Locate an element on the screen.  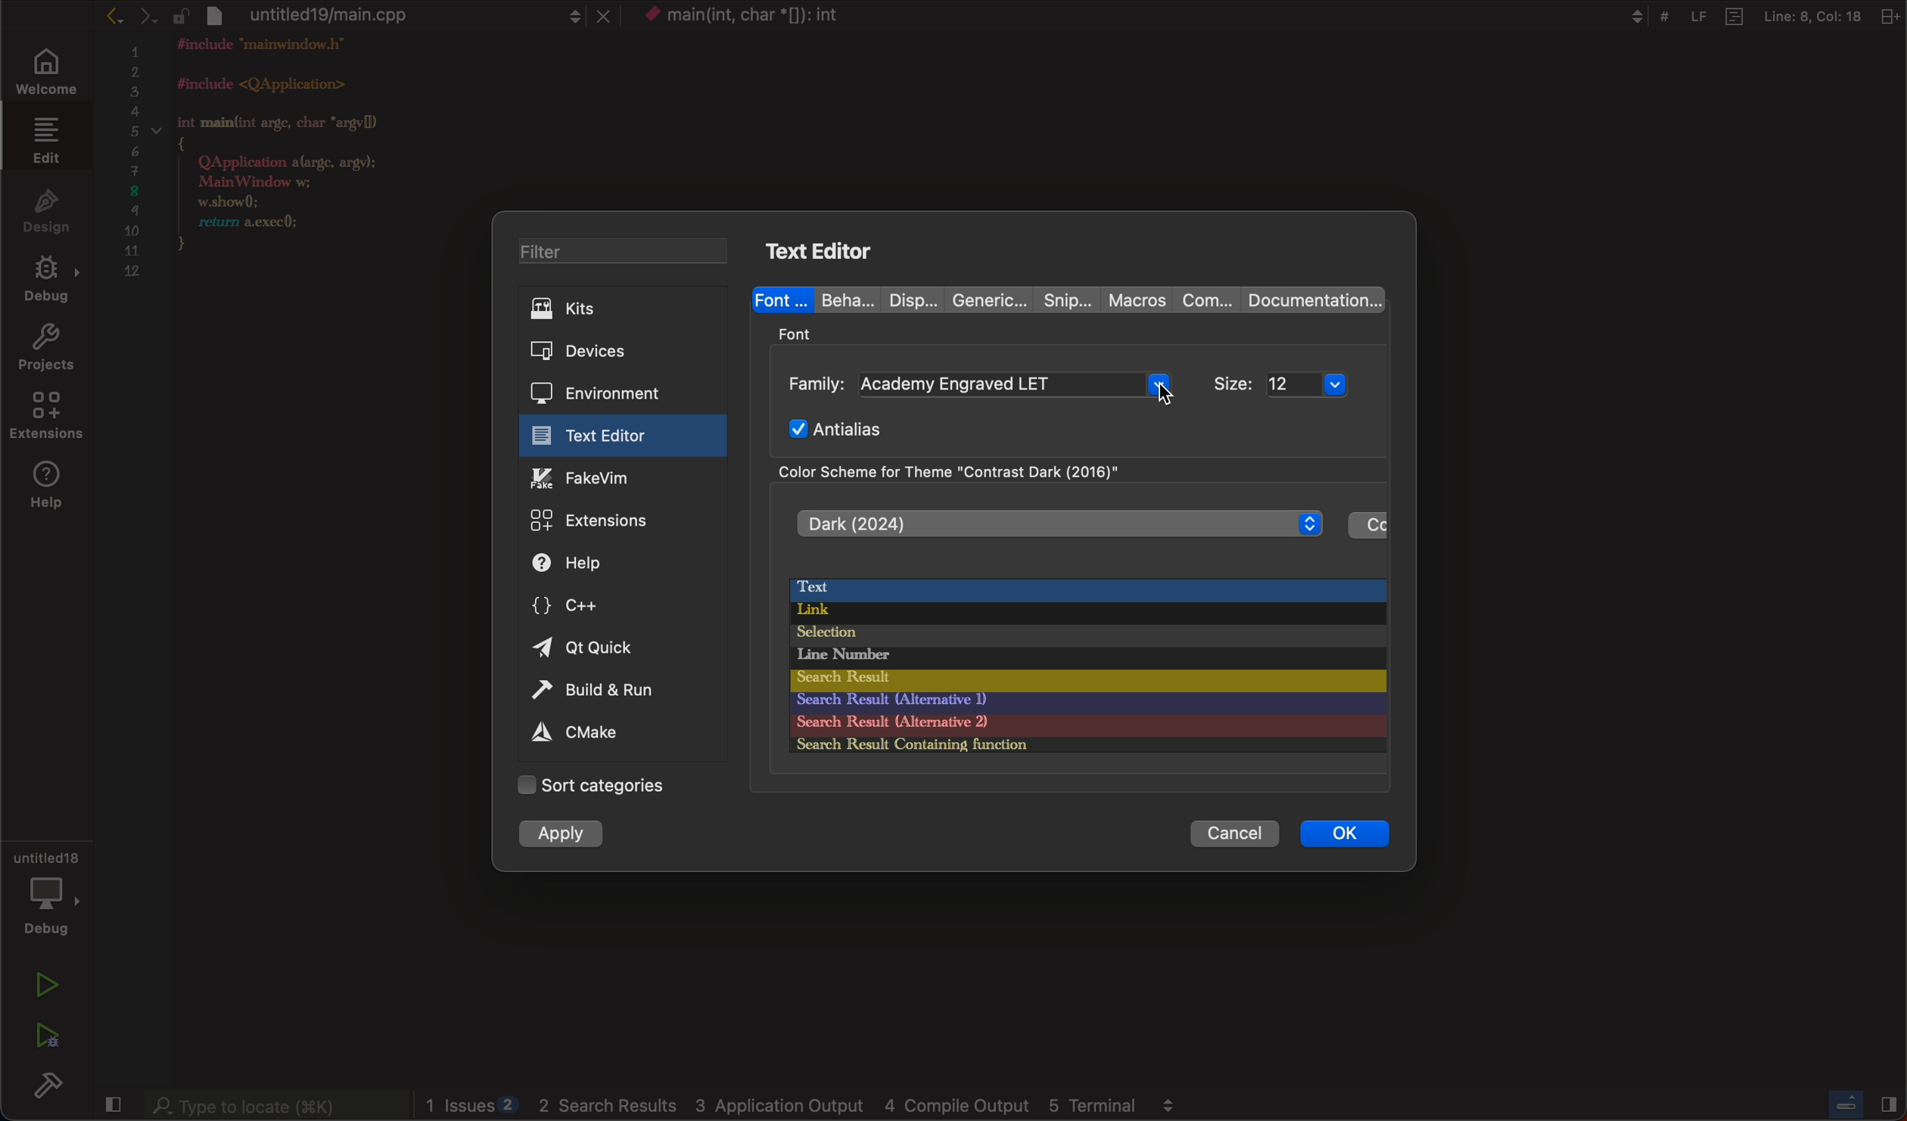
text editor is located at coordinates (613, 436).